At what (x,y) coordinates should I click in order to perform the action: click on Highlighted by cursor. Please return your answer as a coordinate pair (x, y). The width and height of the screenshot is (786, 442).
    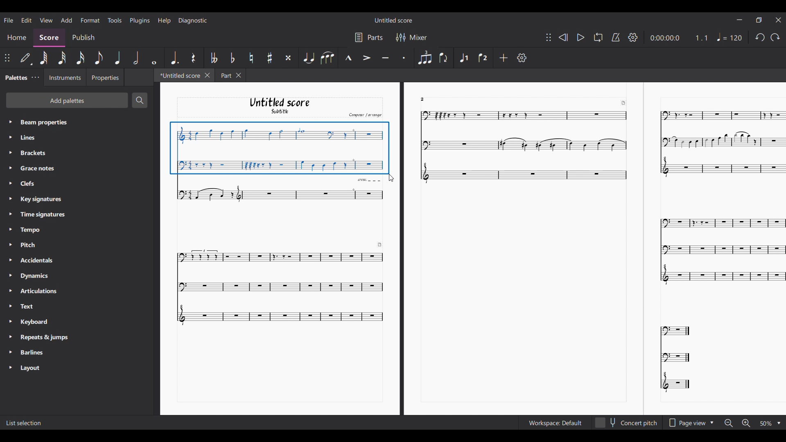
    Looking at the image, I should click on (9, 153).